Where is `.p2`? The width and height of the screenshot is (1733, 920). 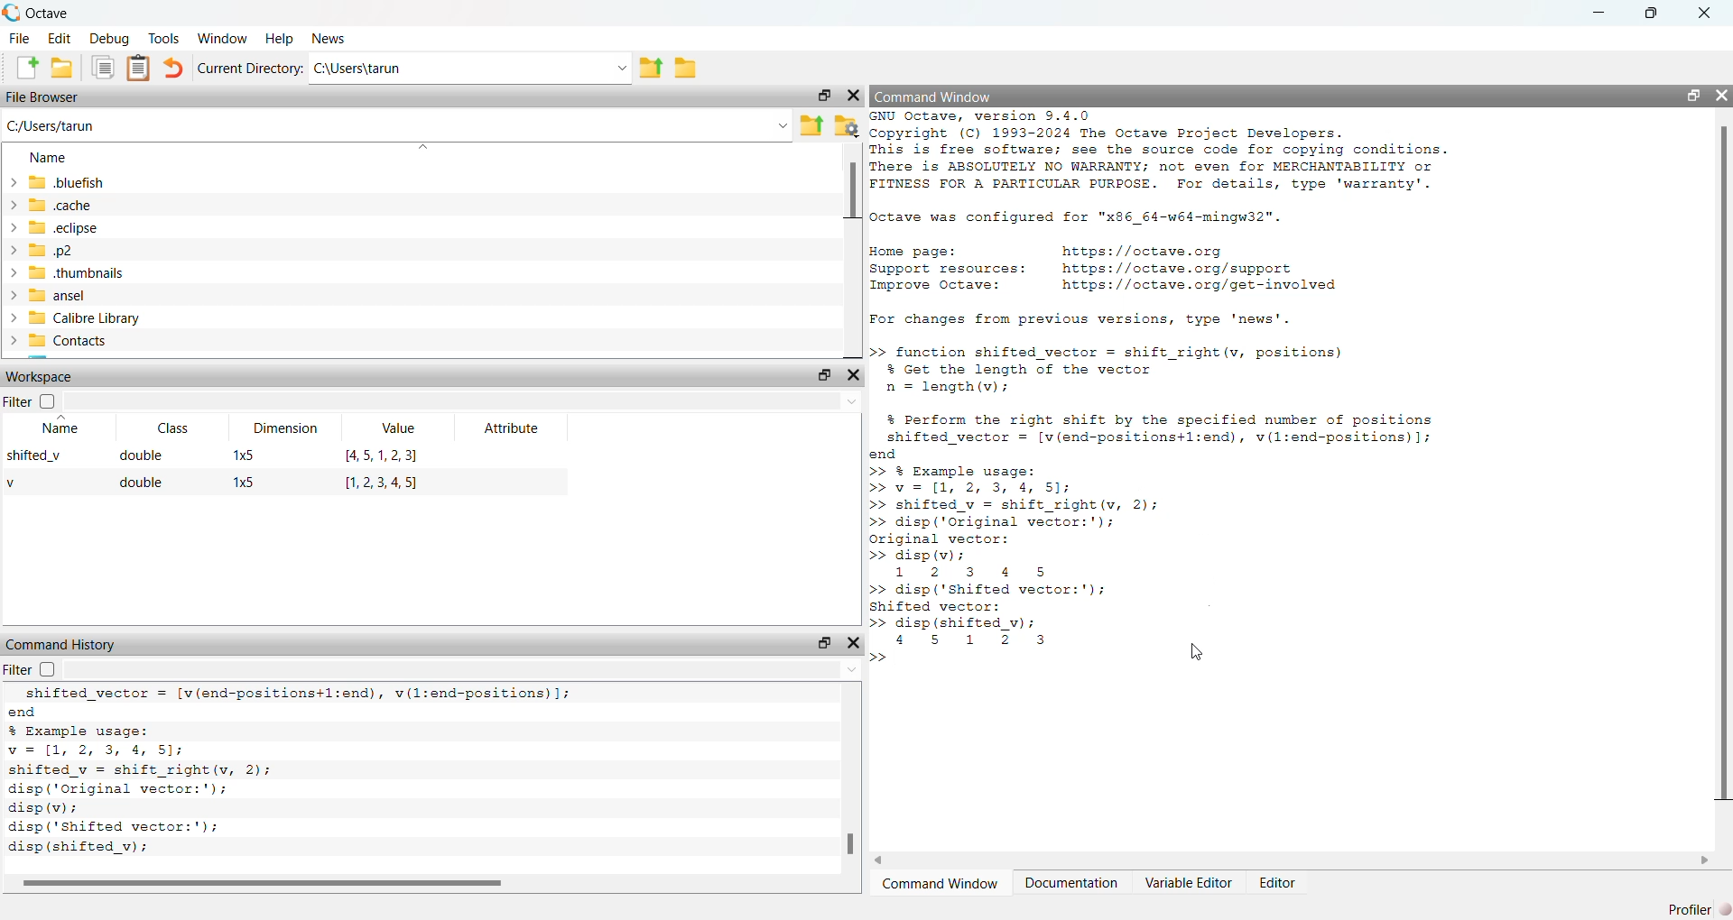 .p2 is located at coordinates (88, 251).